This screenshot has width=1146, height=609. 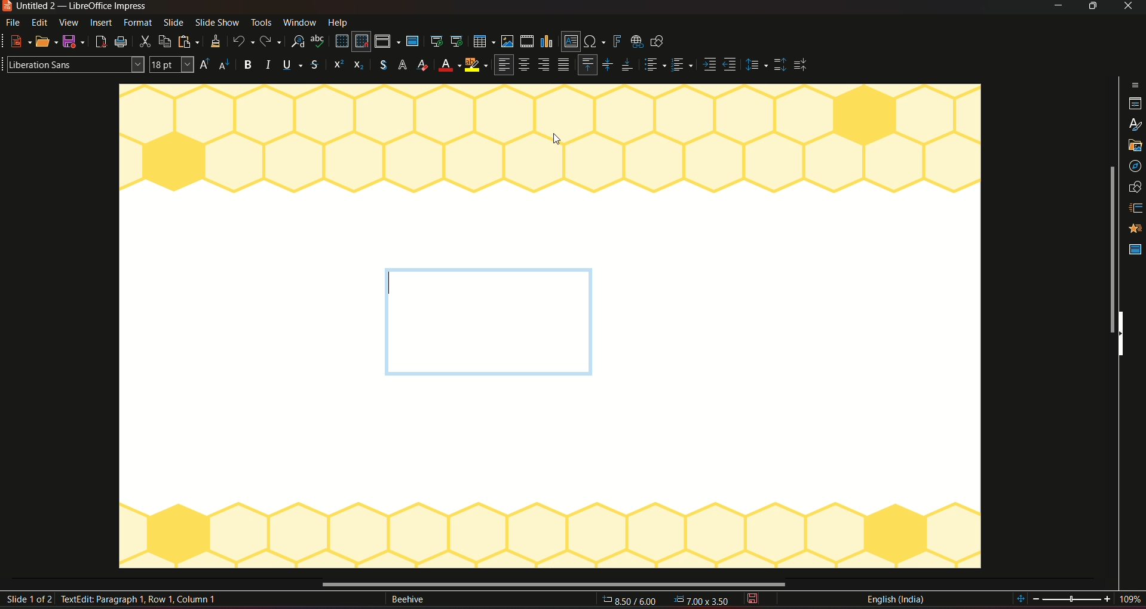 What do you see at coordinates (1109, 248) in the screenshot?
I see `vertical scrollbar` at bounding box center [1109, 248].